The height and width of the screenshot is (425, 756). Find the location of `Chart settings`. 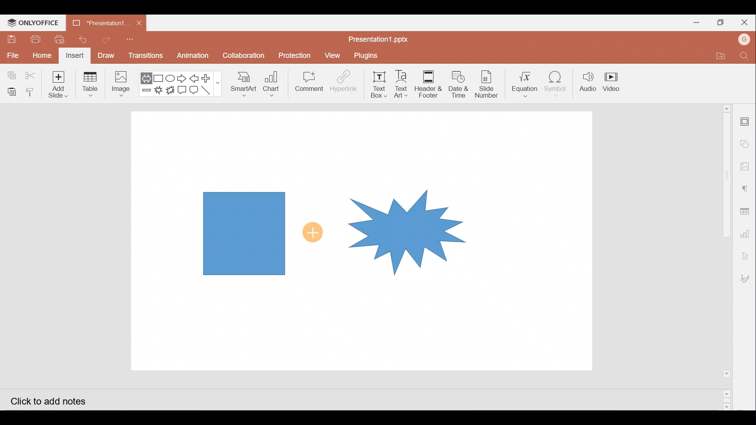

Chart settings is located at coordinates (747, 233).